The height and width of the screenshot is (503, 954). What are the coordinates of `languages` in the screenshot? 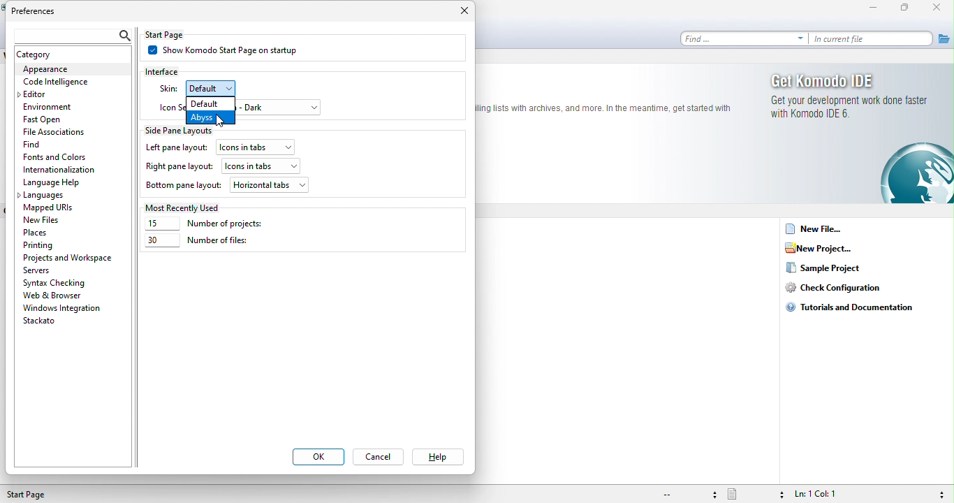 It's located at (45, 196).